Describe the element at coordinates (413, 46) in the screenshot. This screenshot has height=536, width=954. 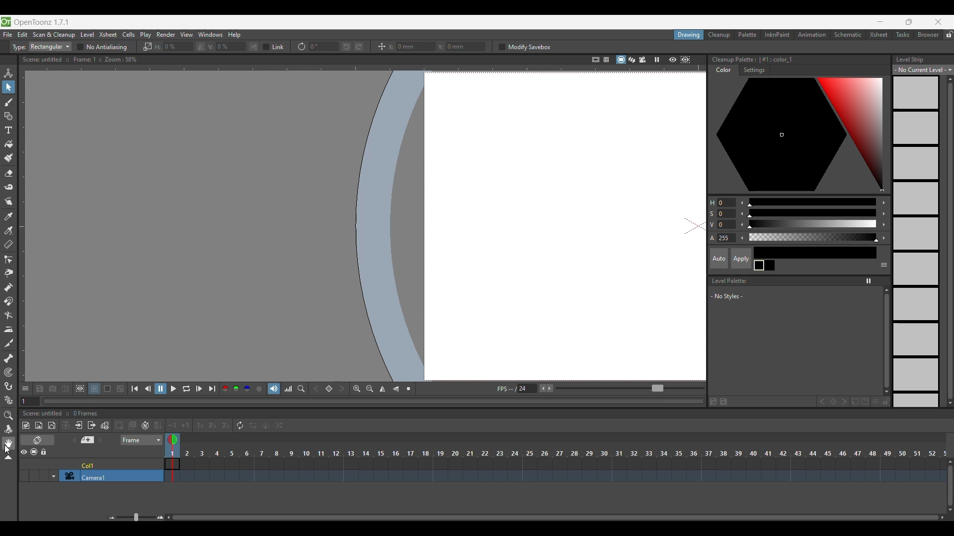
I see `Input X axis position` at that location.